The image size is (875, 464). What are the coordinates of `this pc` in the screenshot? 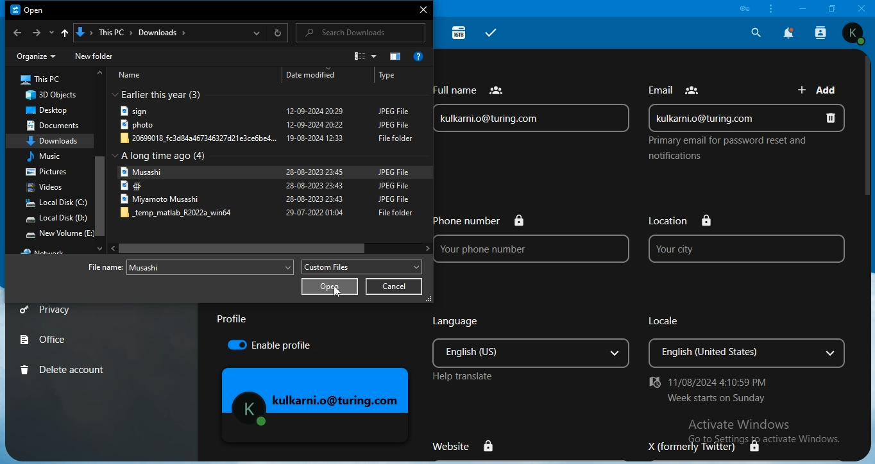 It's located at (42, 79).